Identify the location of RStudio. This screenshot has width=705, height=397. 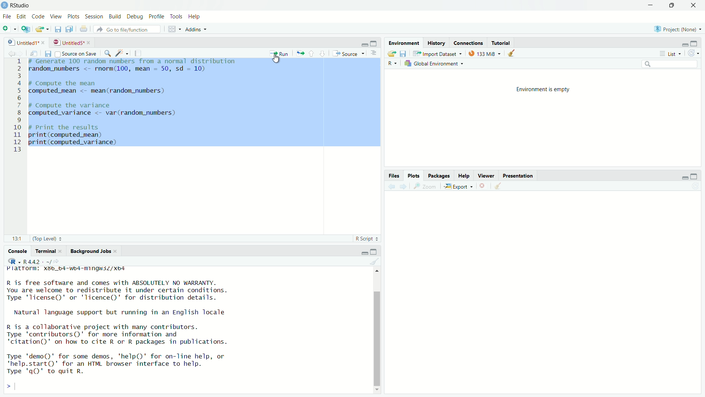
(22, 5).